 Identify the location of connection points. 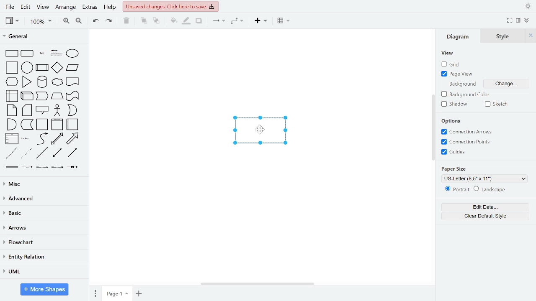
(465, 142).